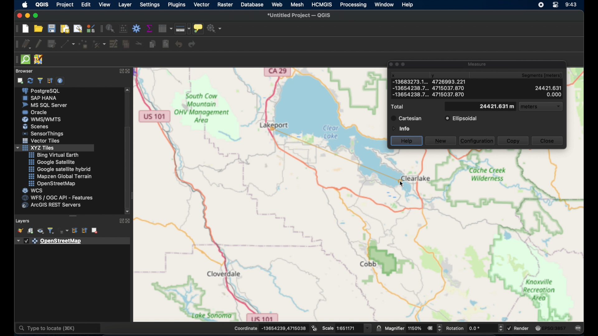 This screenshot has width=598, height=336. Describe the element at coordinates (83, 231) in the screenshot. I see `collapse all` at that location.